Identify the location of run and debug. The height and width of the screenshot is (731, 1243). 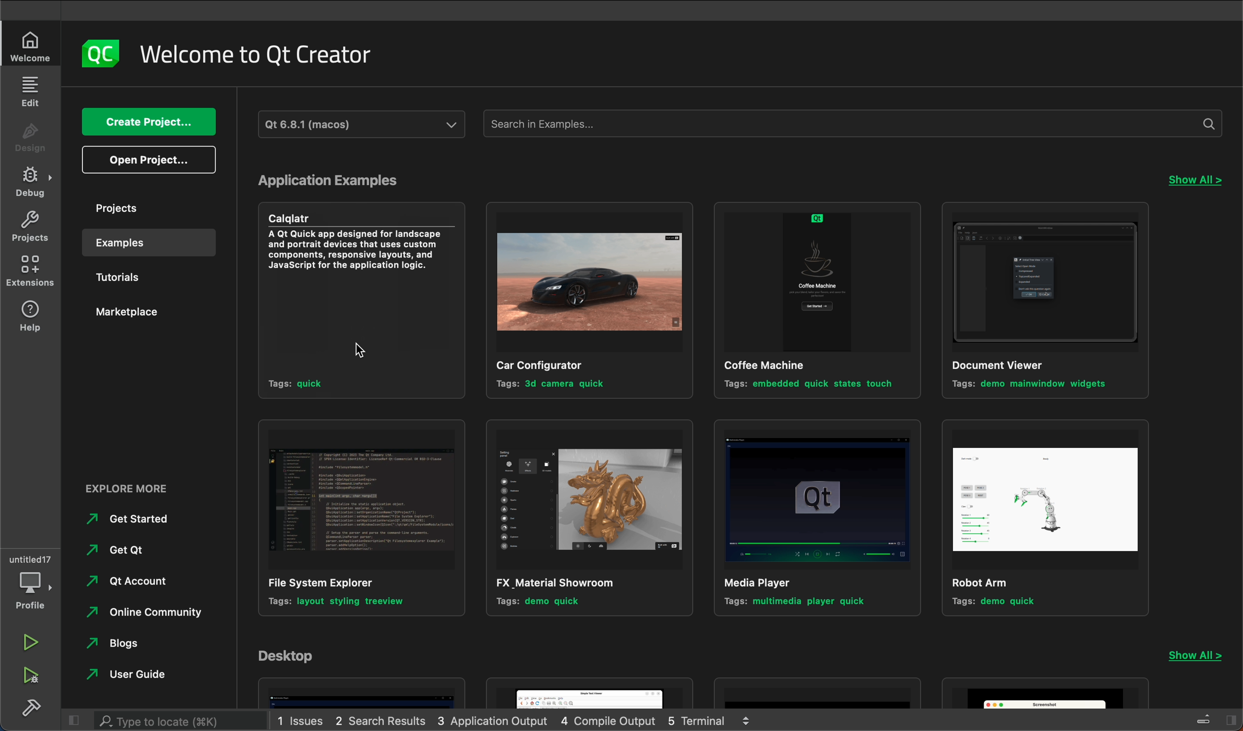
(36, 674).